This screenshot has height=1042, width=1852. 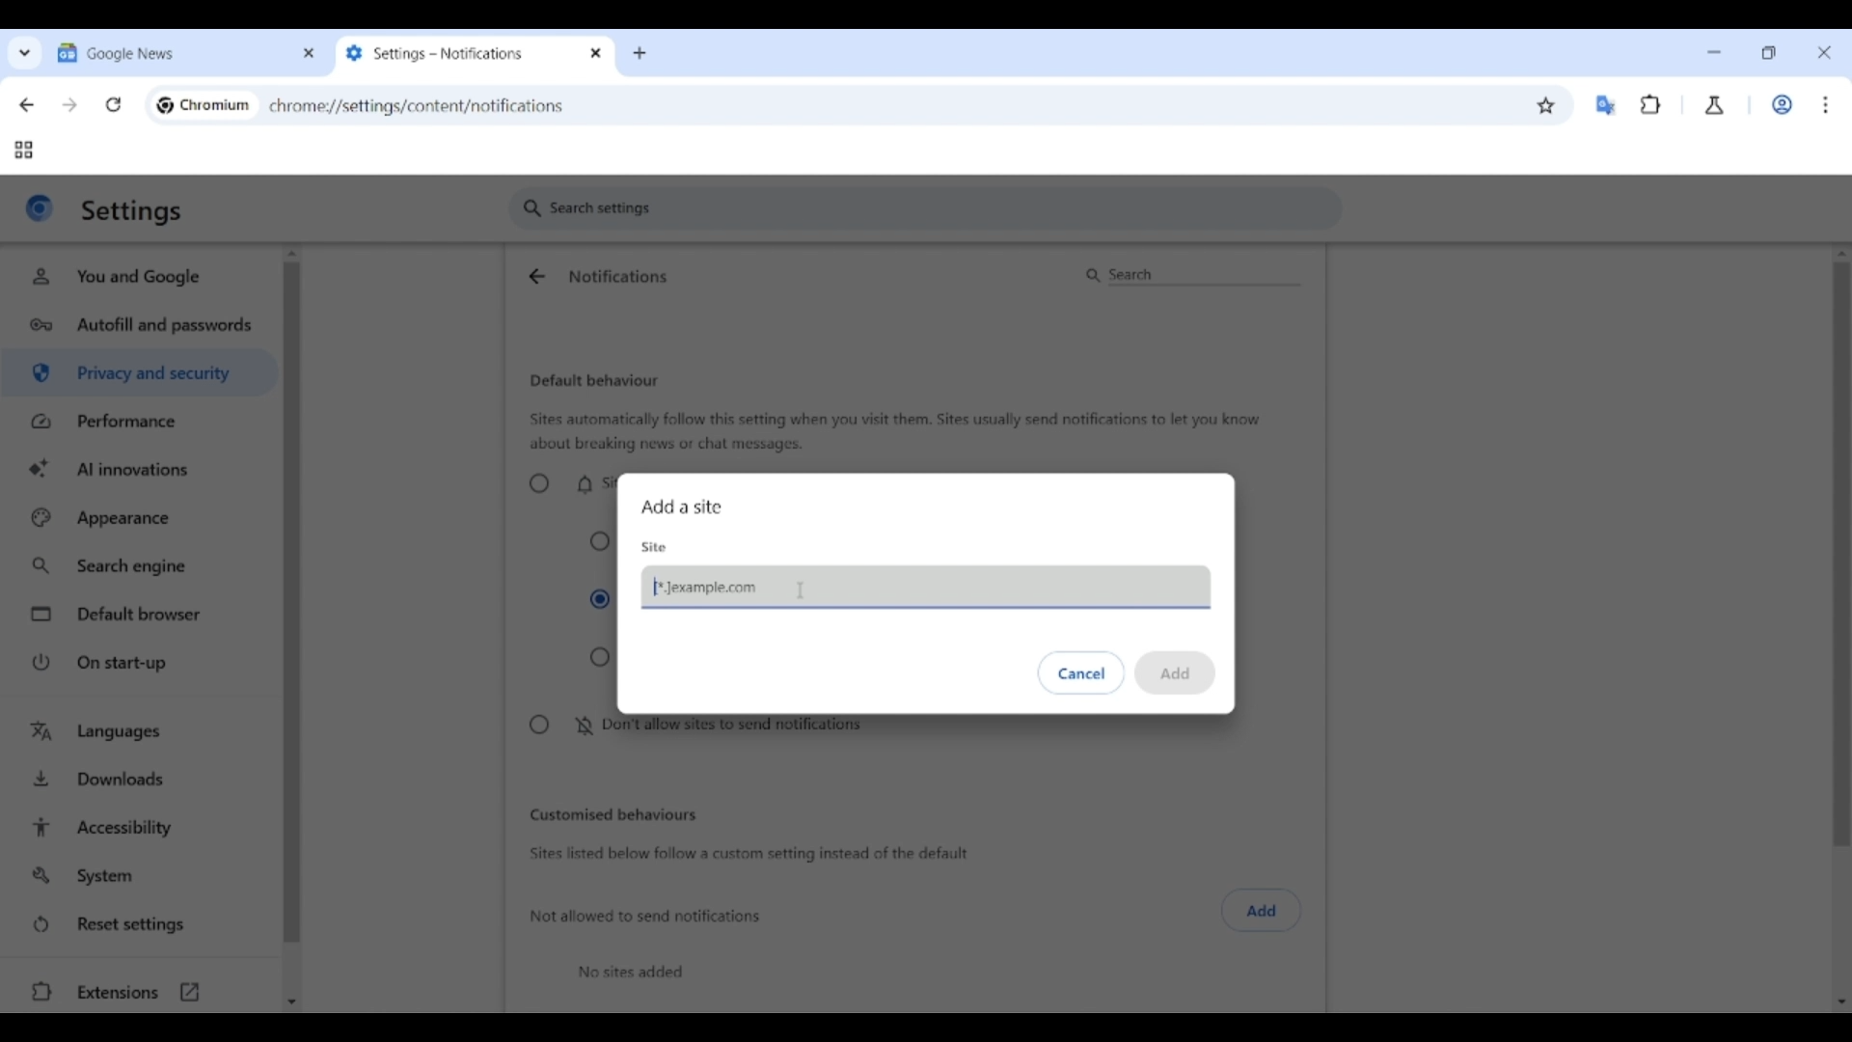 What do you see at coordinates (137, 376) in the screenshot?
I see `Privacy and security highlighted` at bounding box center [137, 376].